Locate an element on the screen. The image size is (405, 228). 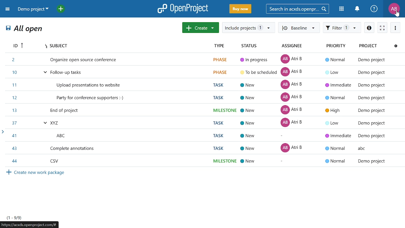
Create new work package is located at coordinates (37, 173).